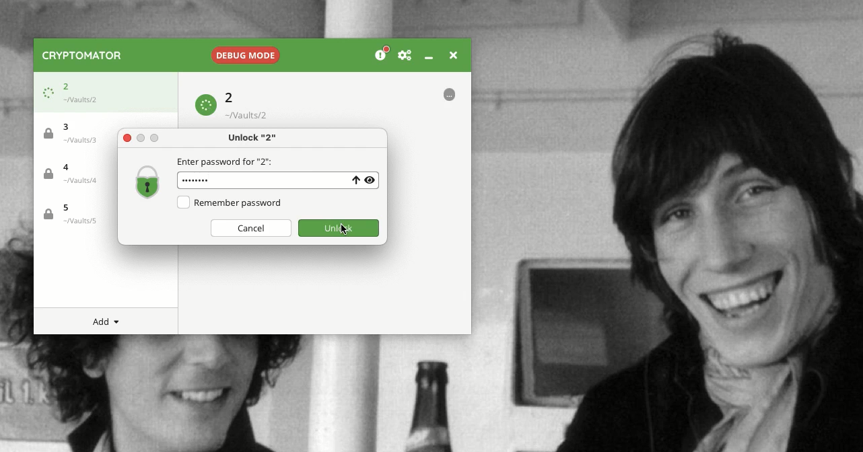  Describe the element at coordinates (239, 202) in the screenshot. I see `Remember password` at that location.